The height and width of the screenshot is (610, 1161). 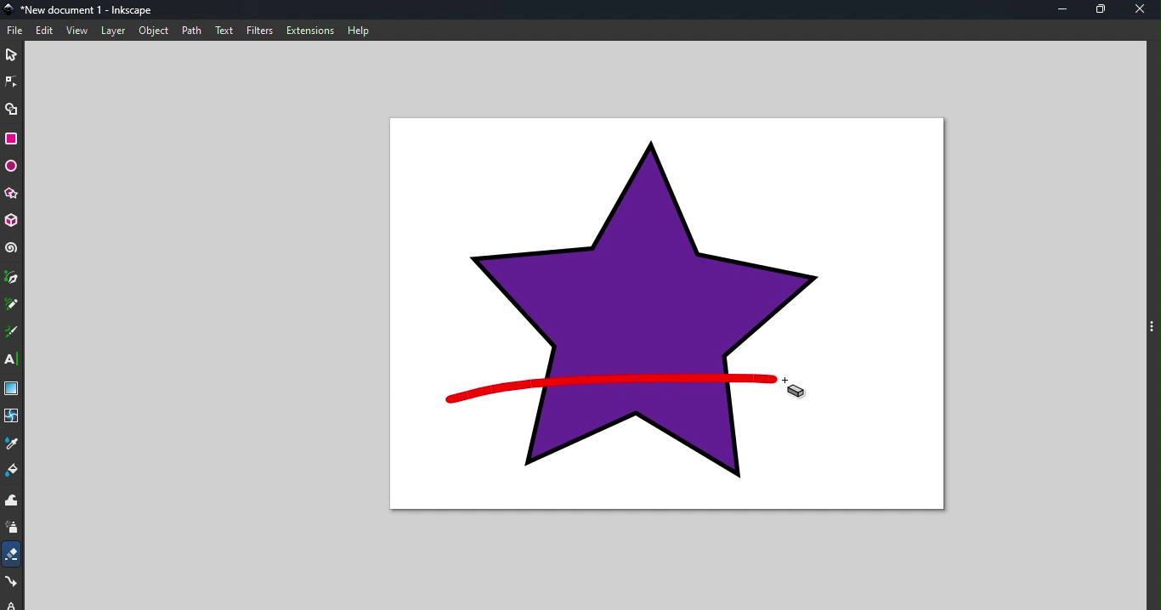 I want to click on file name, so click(x=83, y=8).